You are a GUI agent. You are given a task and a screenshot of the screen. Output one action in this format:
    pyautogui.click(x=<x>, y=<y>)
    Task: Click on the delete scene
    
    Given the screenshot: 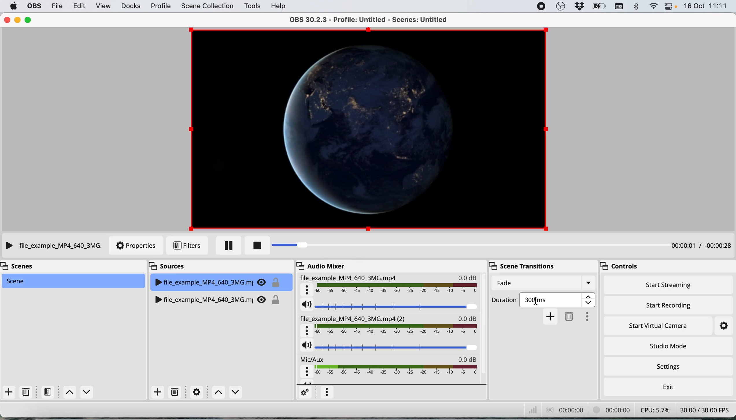 What is the action you would take?
    pyautogui.click(x=26, y=391)
    